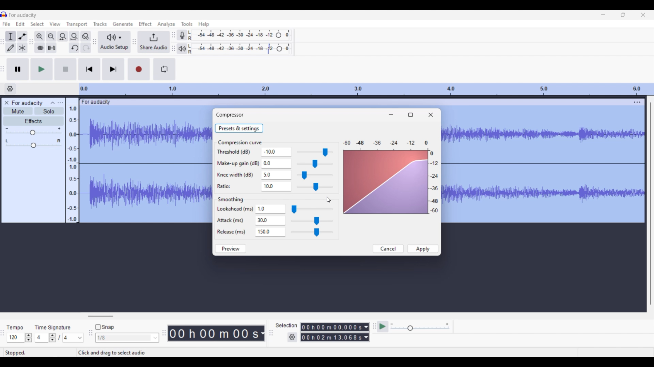  I want to click on Make up gain slider, so click(314, 164).